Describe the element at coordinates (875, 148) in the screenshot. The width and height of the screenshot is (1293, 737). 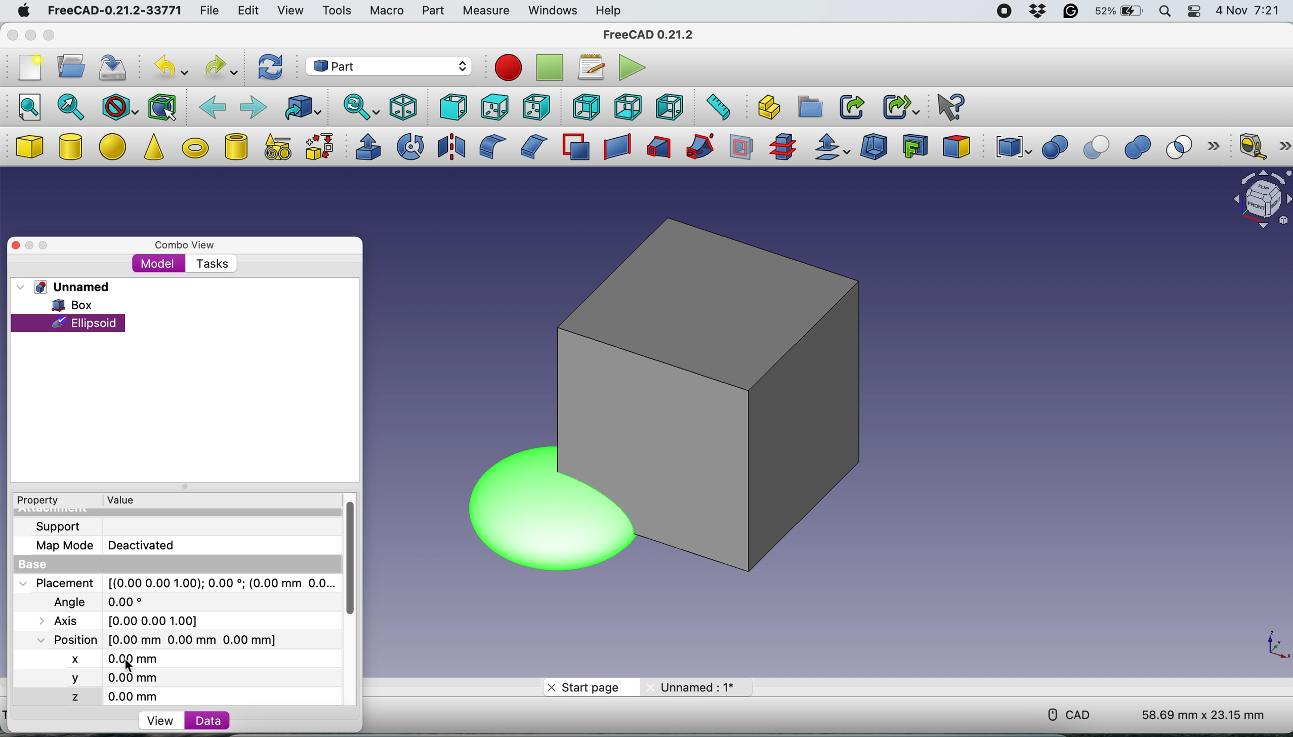
I see `thickness` at that location.